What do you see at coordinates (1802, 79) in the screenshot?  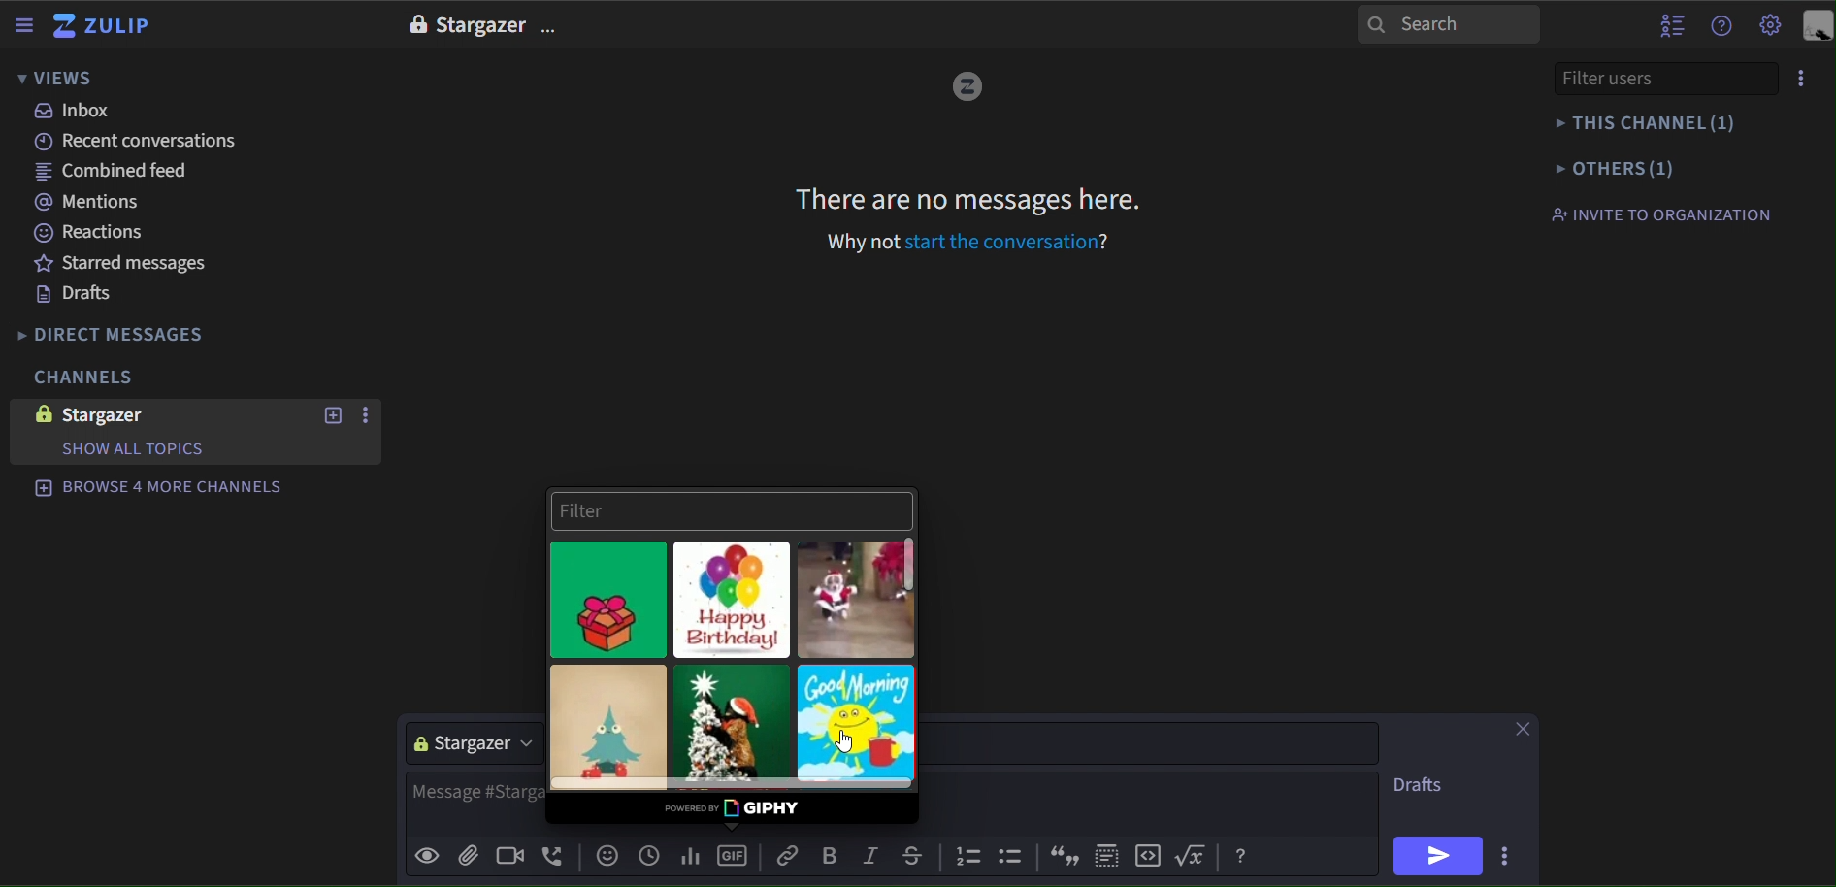 I see `options` at bounding box center [1802, 79].